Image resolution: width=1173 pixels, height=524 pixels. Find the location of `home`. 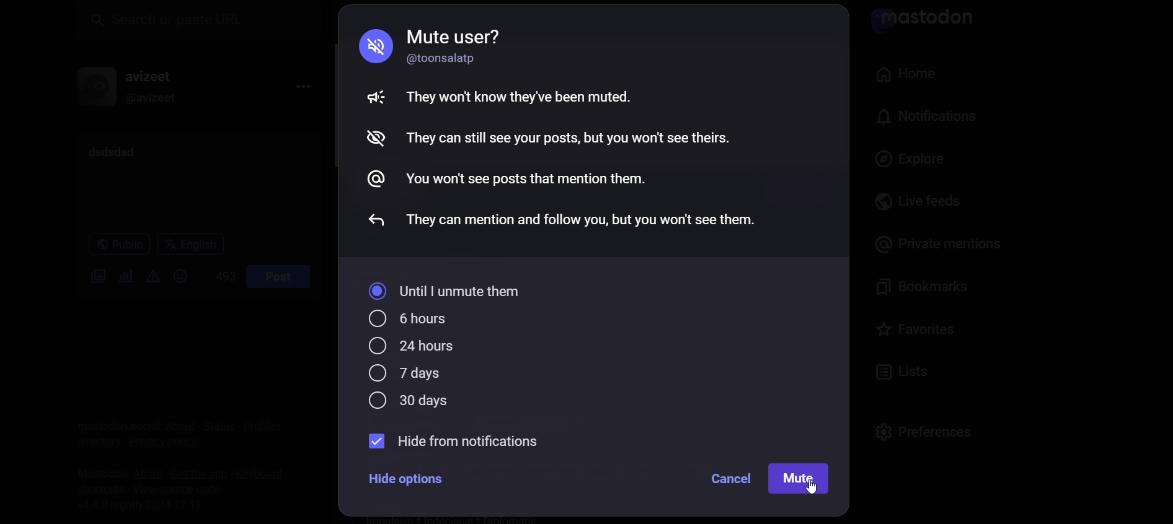

home is located at coordinates (901, 73).